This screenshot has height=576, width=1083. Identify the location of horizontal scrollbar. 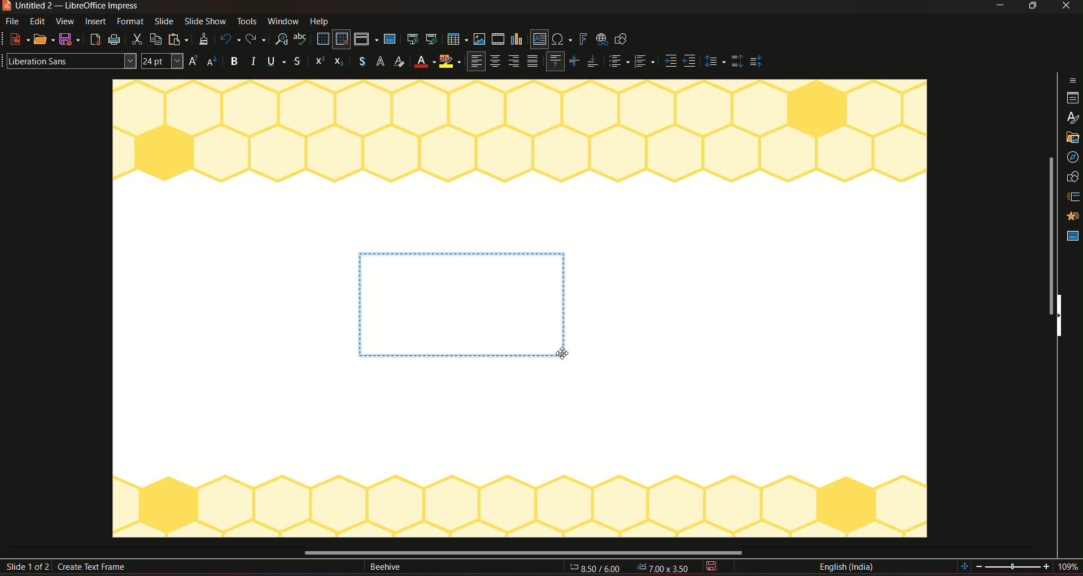
(527, 552).